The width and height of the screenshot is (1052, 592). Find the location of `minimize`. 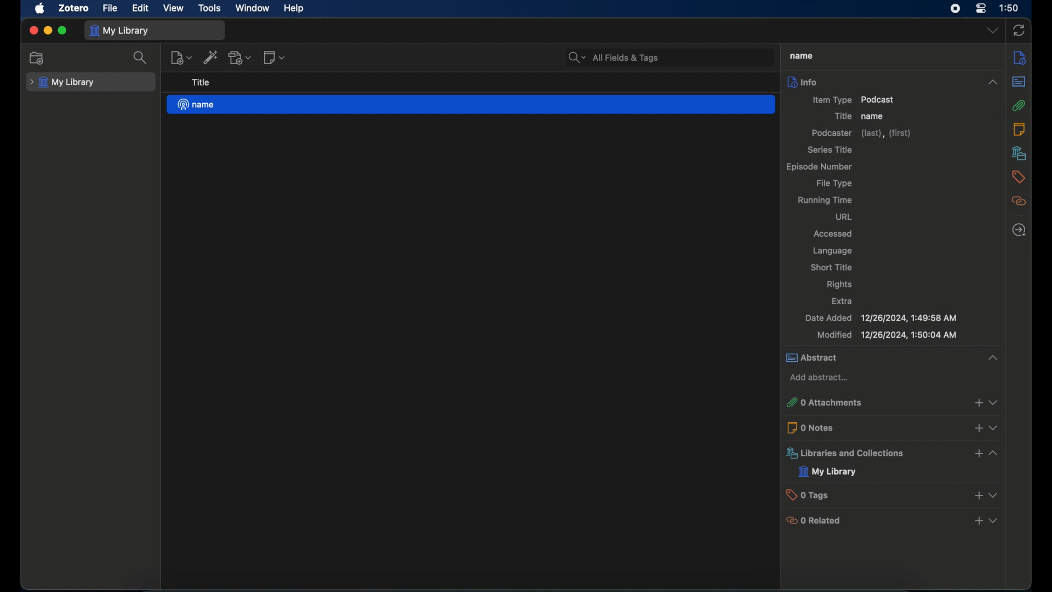

minimize is located at coordinates (47, 31).